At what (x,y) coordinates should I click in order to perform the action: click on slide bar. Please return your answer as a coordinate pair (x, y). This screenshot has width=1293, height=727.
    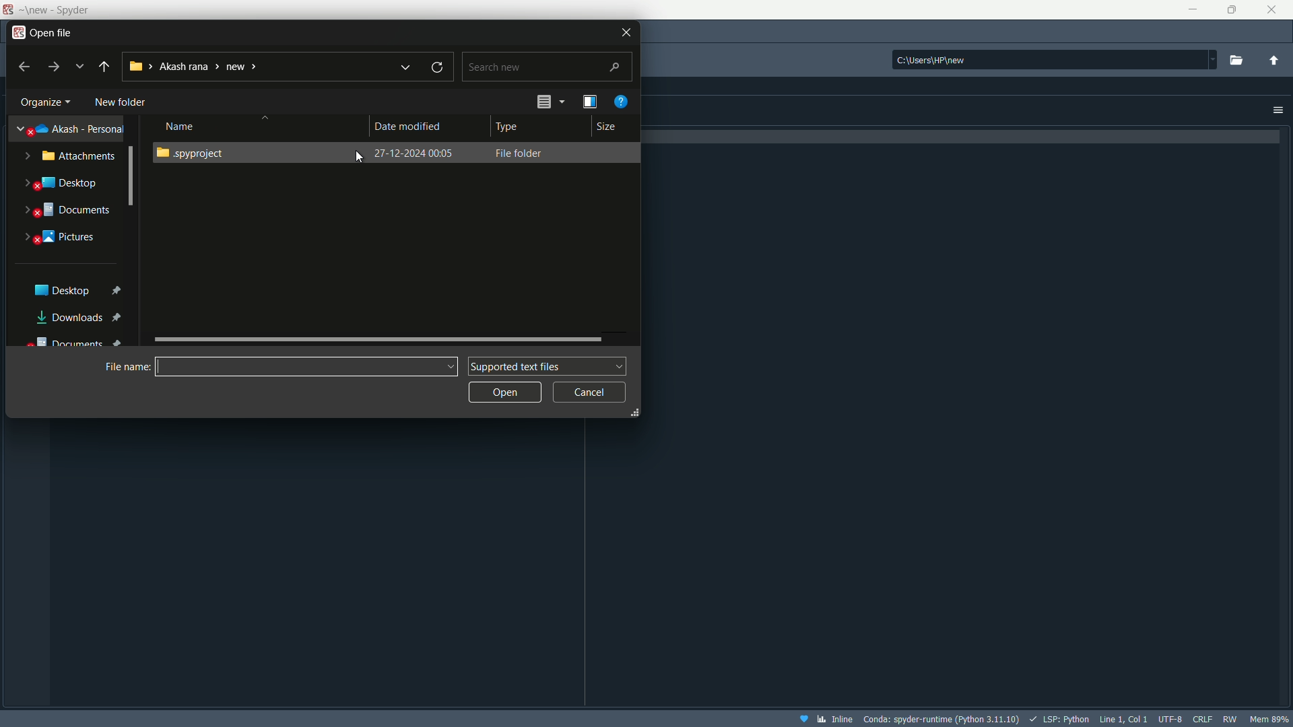
    Looking at the image, I should click on (378, 340).